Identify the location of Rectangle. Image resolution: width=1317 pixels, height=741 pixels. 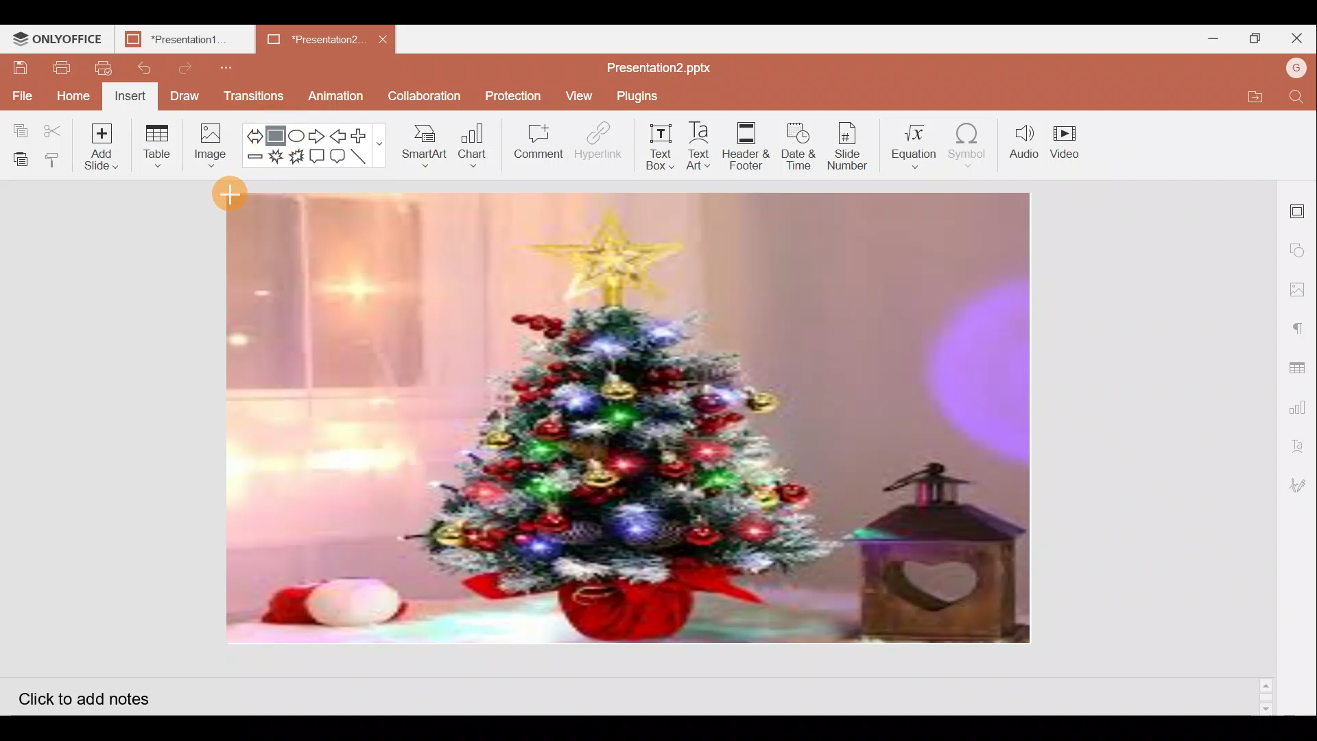
(279, 132).